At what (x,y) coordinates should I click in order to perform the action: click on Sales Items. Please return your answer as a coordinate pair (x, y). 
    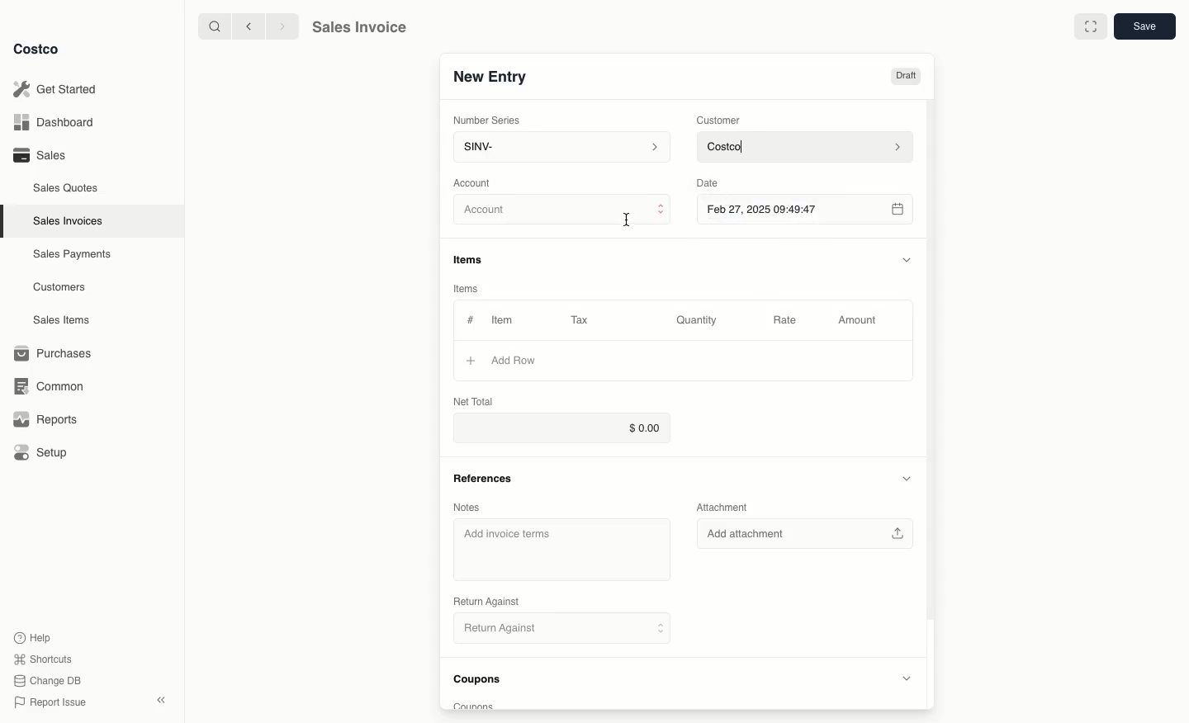
    Looking at the image, I should click on (64, 319).